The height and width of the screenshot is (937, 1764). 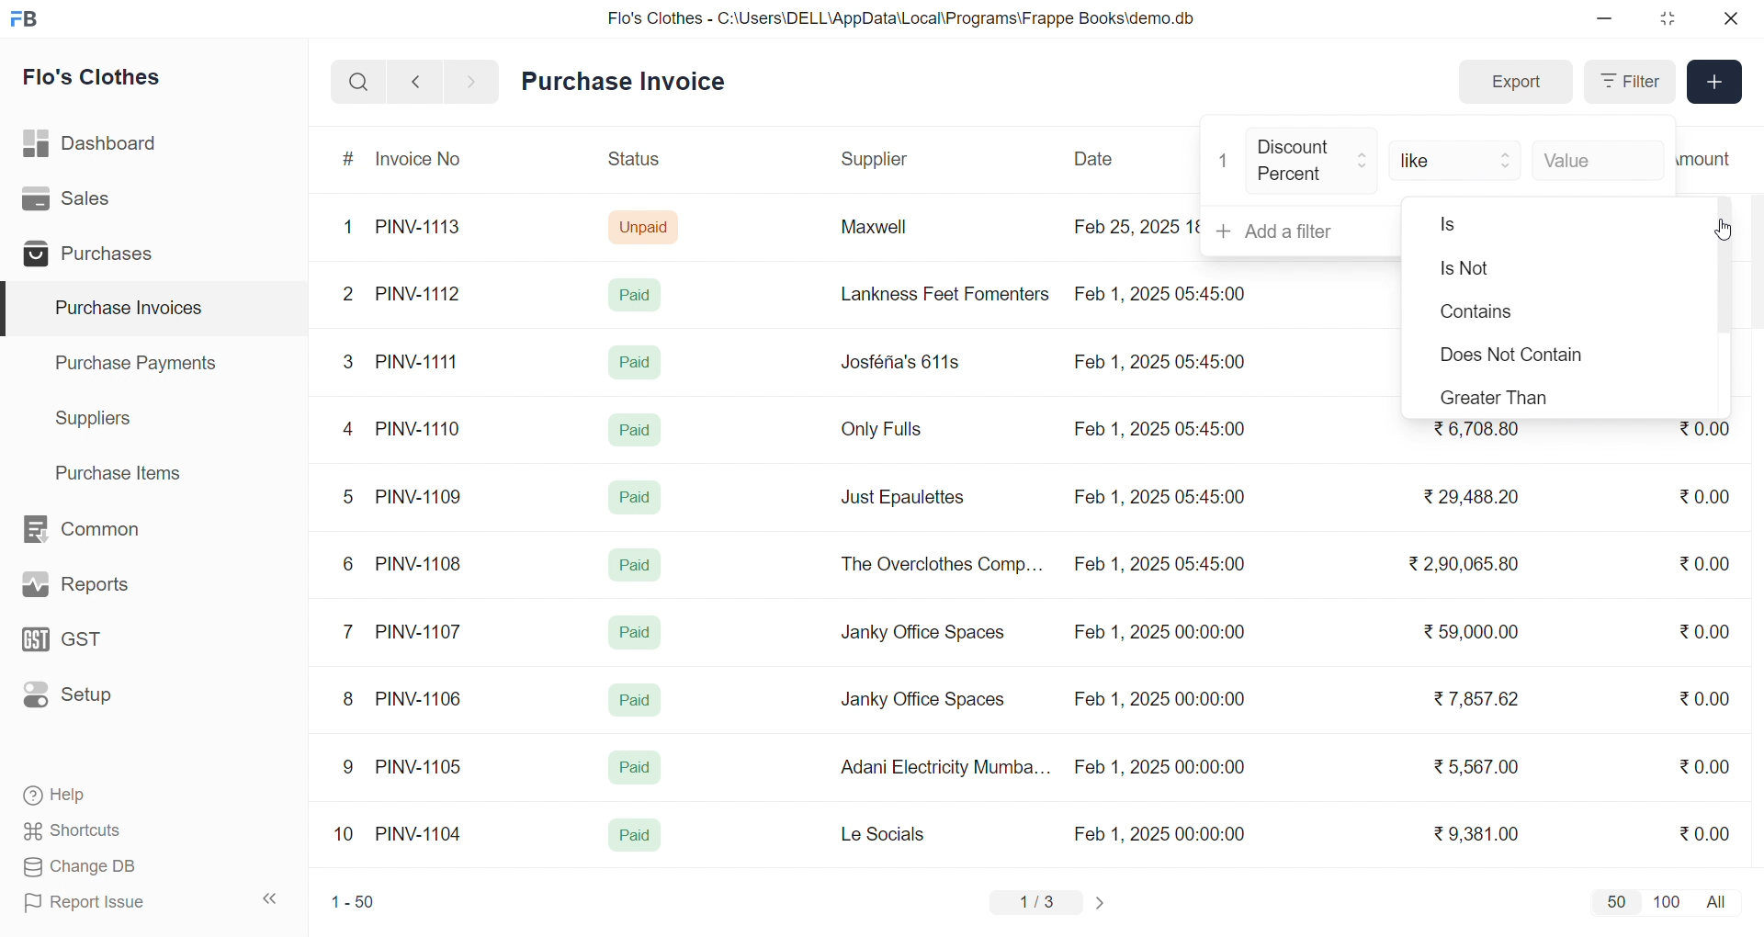 What do you see at coordinates (1476, 634) in the screenshot?
I see `₹ 59,000.00` at bounding box center [1476, 634].